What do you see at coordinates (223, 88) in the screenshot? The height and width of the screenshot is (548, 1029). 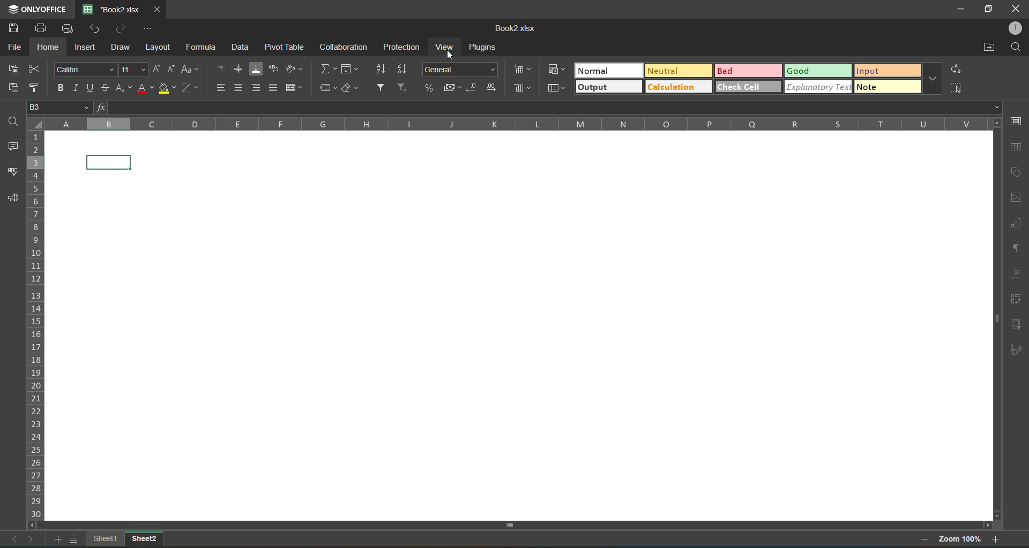 I see `align left` at bounding box center [223, 88].